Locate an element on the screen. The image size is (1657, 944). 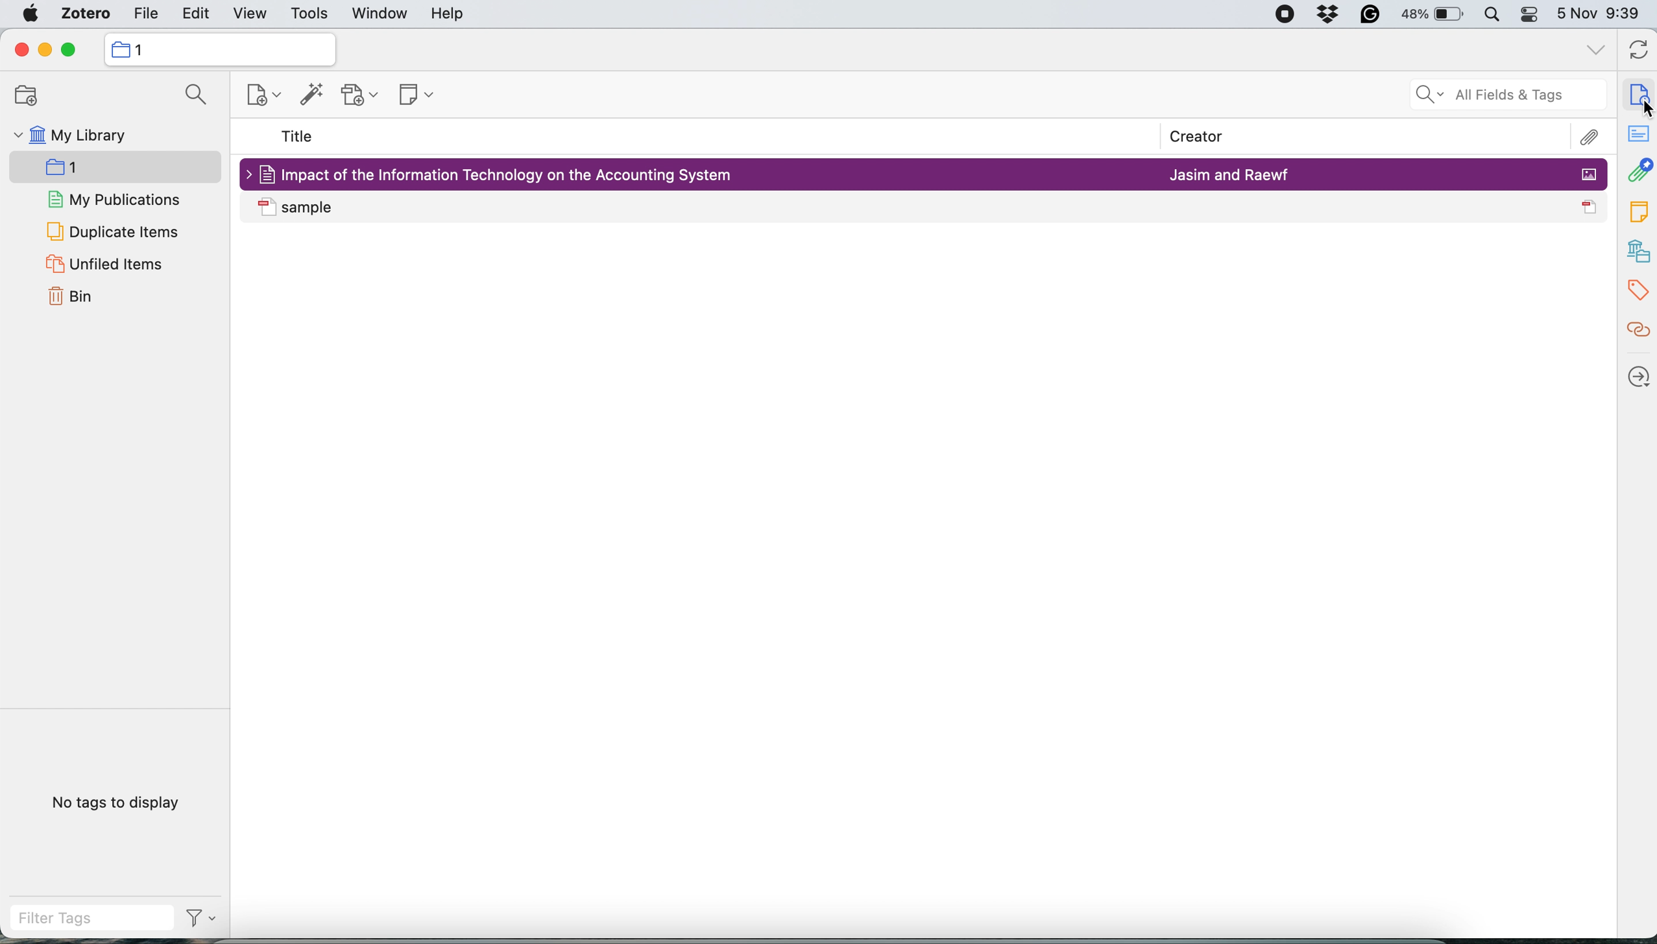
screen recorder is located at coordinates (1285, 15).